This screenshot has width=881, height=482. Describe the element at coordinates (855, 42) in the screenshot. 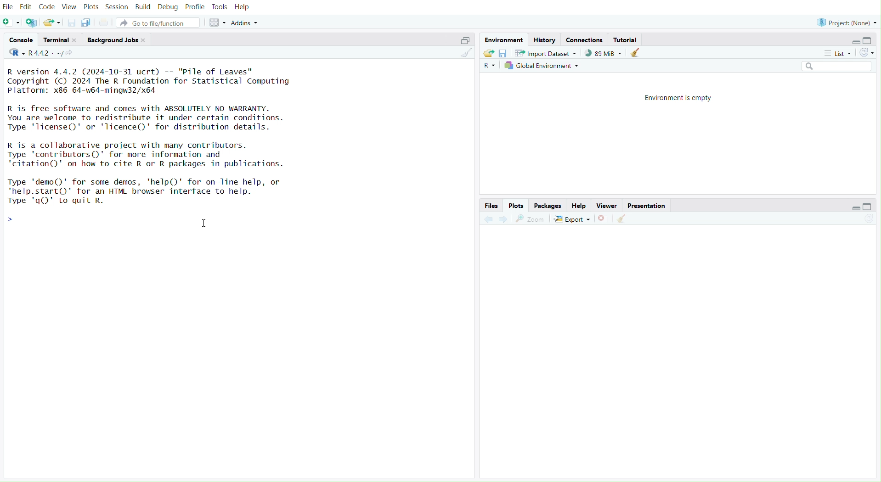

I see `Minimize` at that location.